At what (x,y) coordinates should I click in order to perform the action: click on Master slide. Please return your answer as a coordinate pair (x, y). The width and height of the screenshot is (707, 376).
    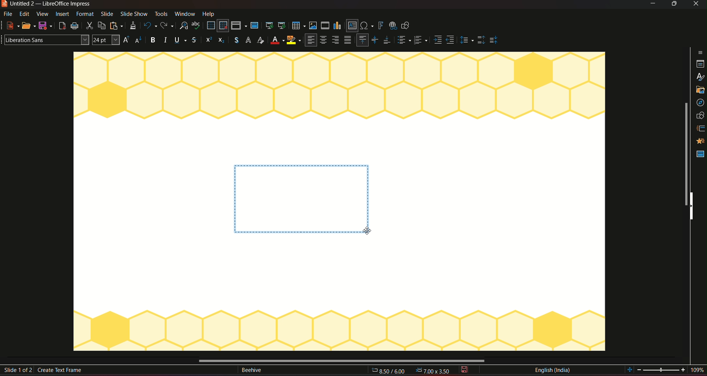
    Looking at the image, I should click on (700, 154).